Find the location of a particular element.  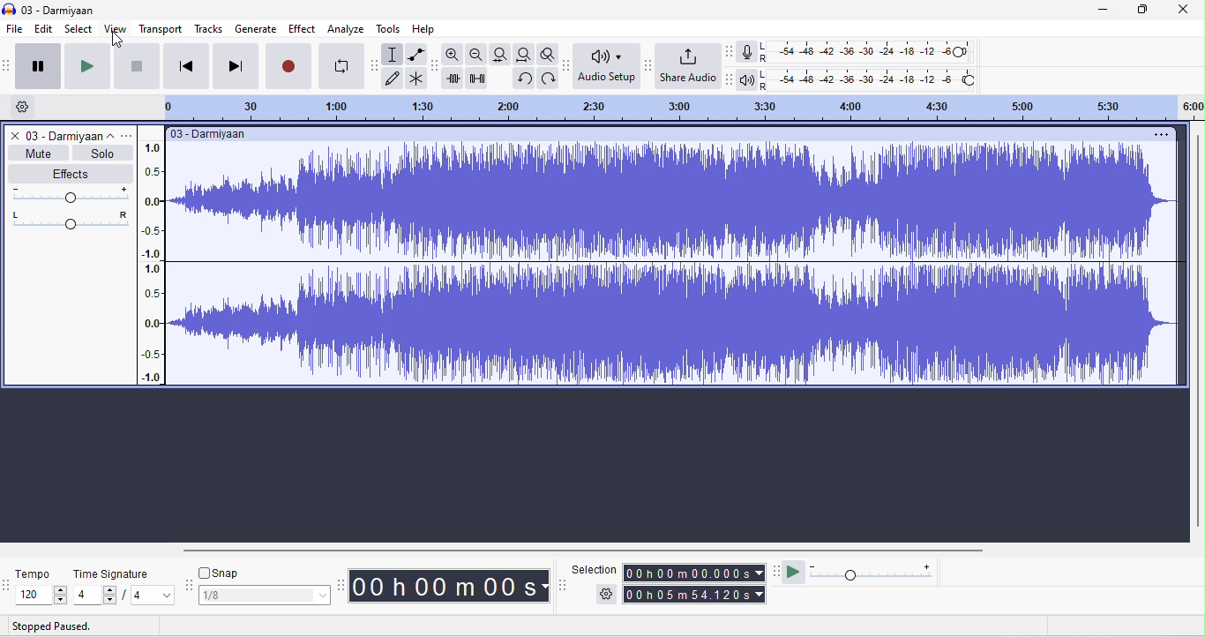

play at speed tool bar is located at coordinates (777, 572).